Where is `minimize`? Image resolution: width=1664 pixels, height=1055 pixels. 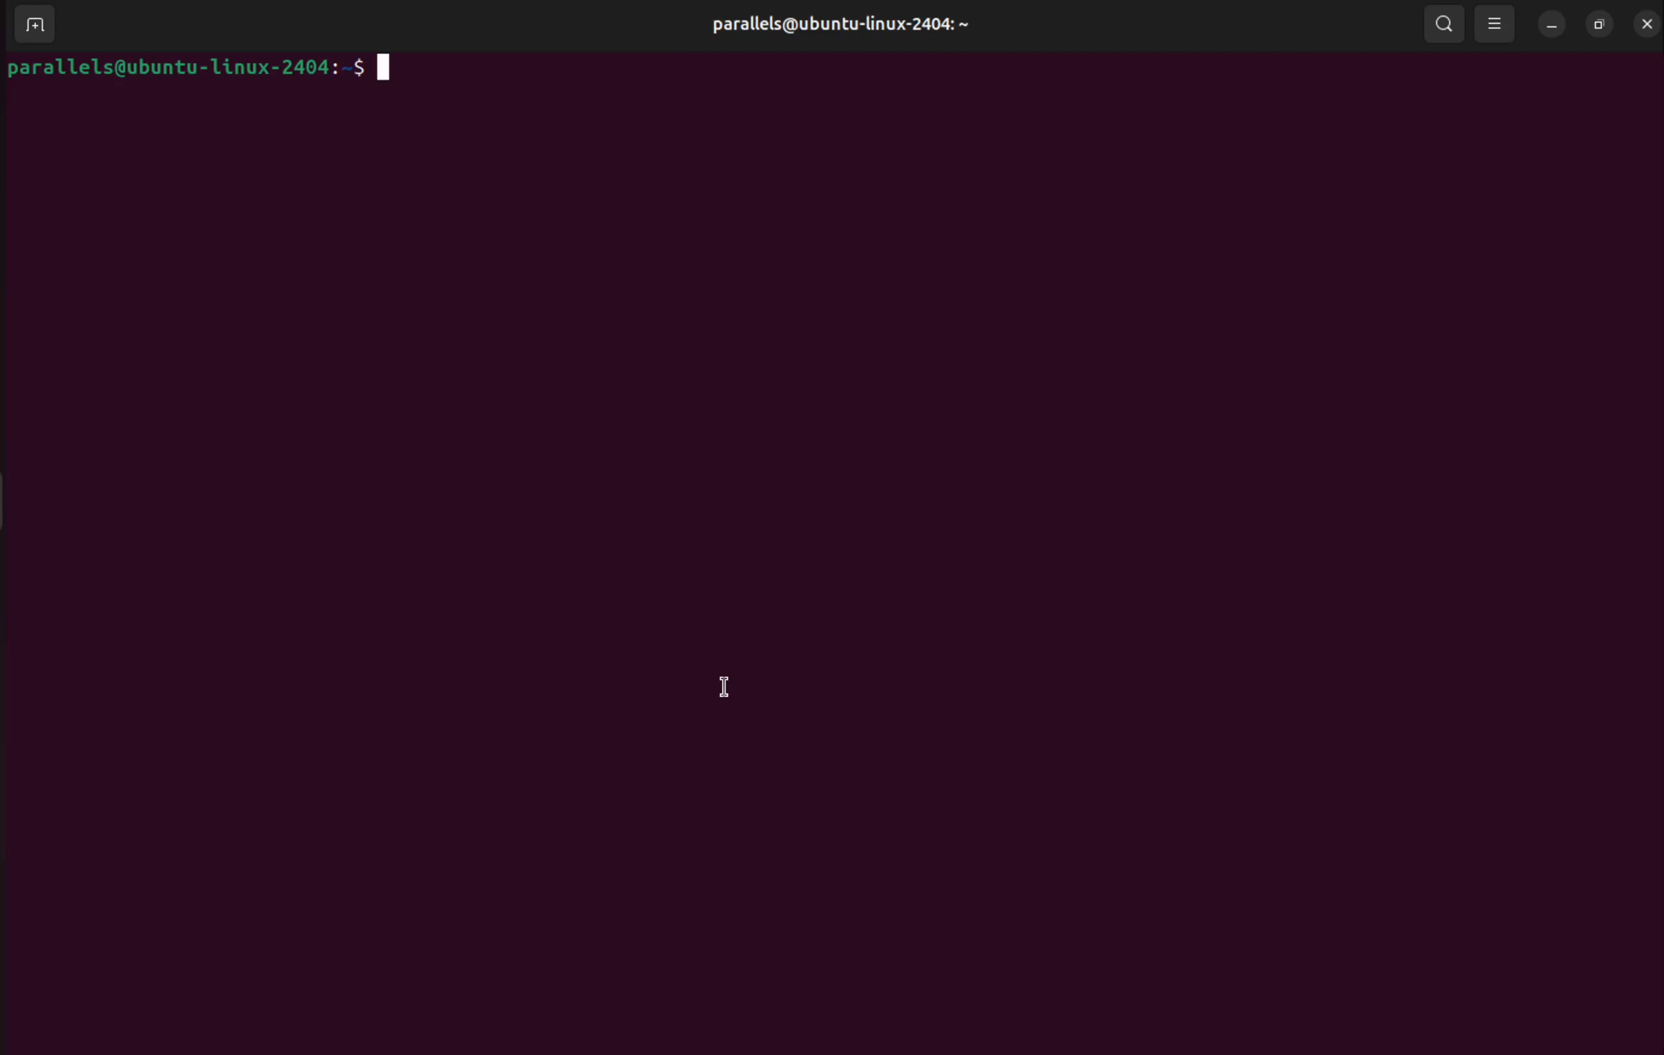
minimize is located at coordinates (1549, 23).